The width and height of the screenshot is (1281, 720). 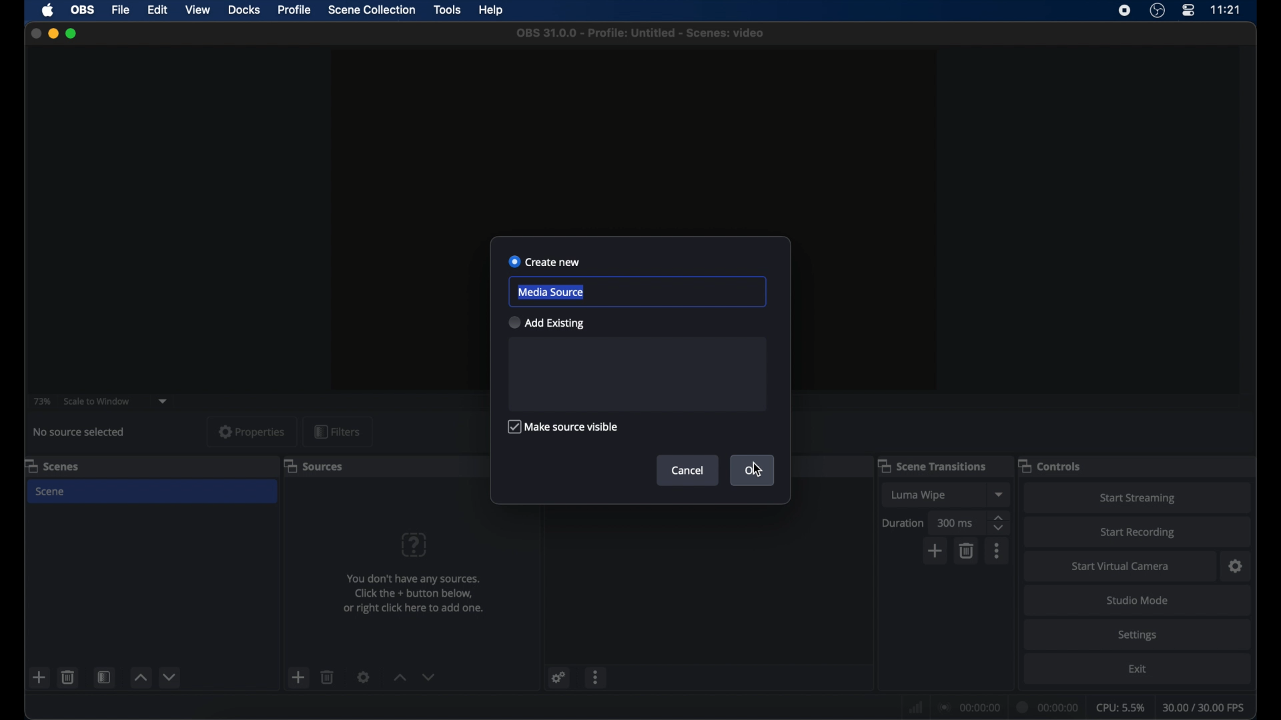 What do you see at coordinates (1122, 567) in the screenshot?
I see `start virtual camera` at bounding box center [1122, 567].